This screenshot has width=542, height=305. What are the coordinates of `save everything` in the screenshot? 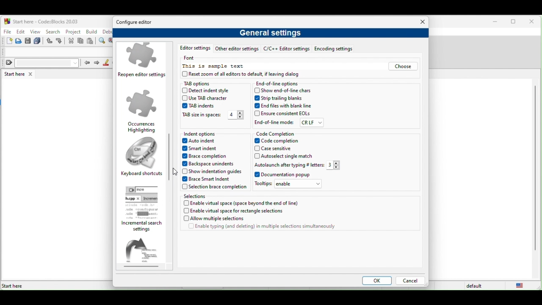 It's located at (38, 41).